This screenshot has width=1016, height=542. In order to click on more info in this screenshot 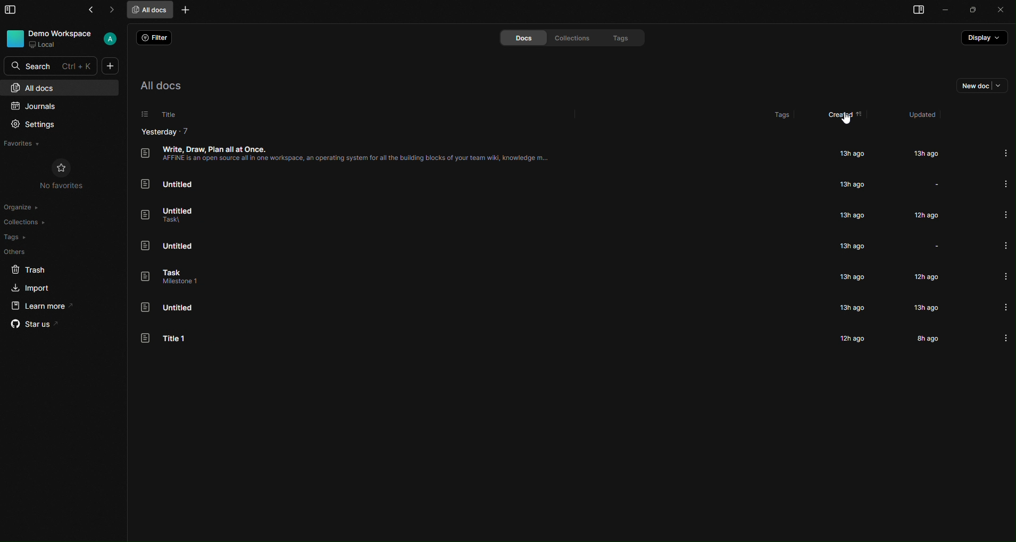, I will do `click(1004, 244)`.